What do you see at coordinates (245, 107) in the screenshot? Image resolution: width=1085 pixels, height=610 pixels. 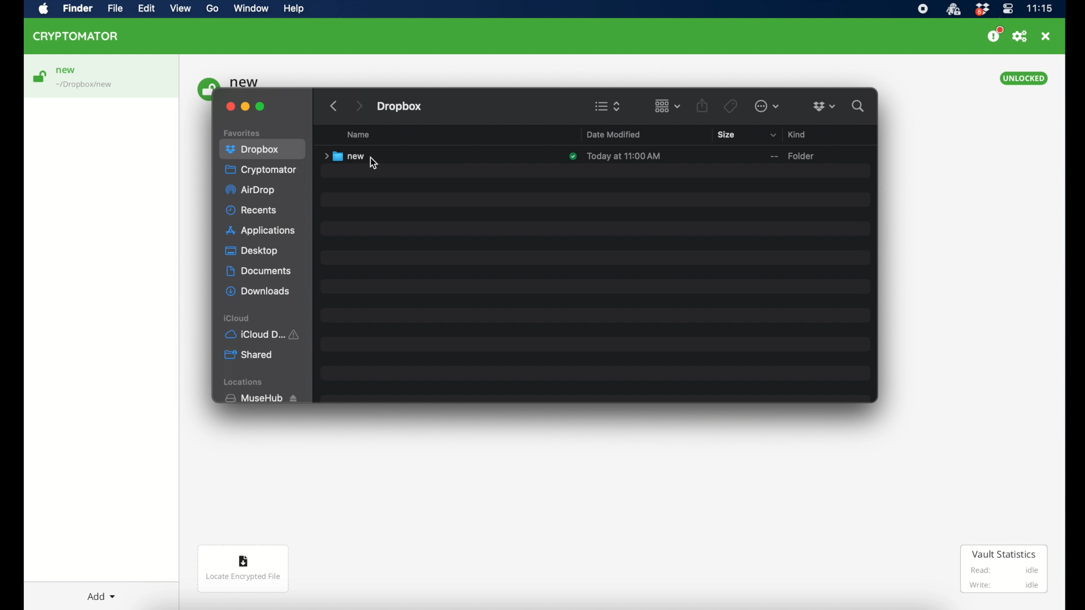 I see `minimize` at bounding box center [245, 107].